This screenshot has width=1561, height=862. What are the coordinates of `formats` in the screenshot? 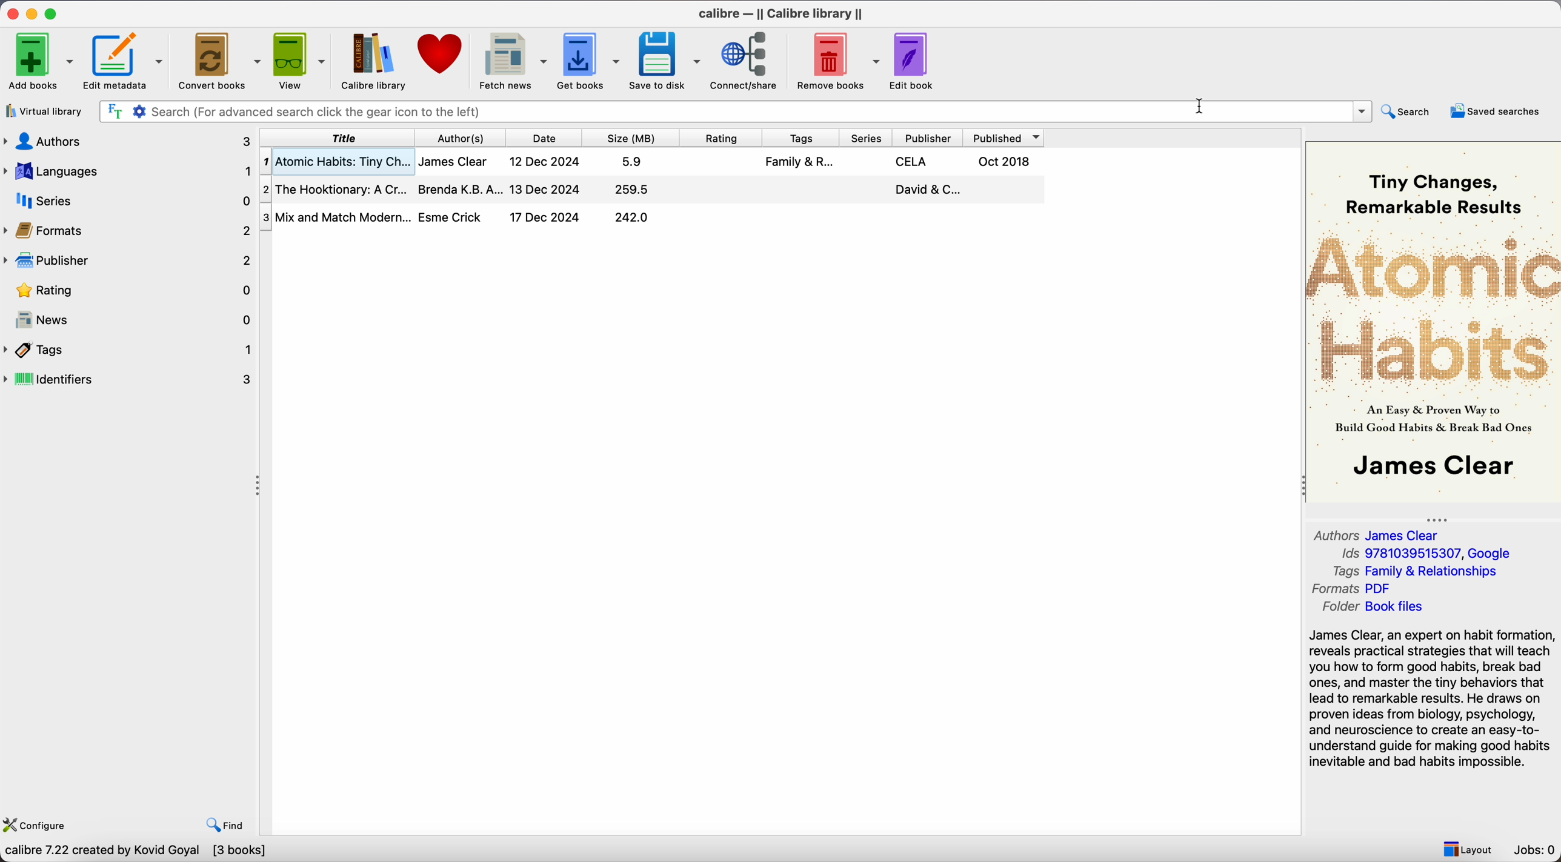 It's located at (131, 231).